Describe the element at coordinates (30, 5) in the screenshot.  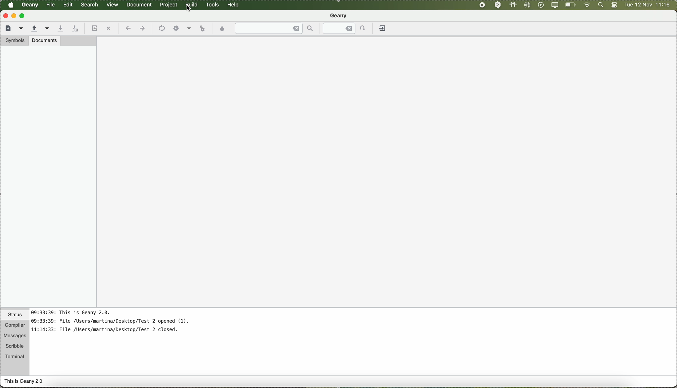
I see `Geany` at that location.